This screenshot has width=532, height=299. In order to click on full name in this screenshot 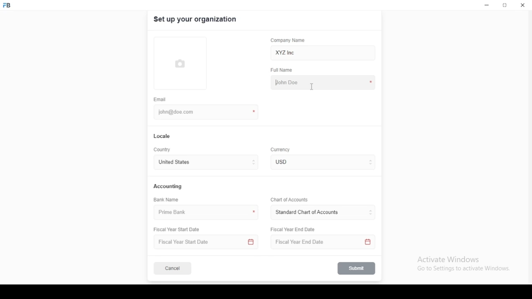, I will do `click(284, 70)`.